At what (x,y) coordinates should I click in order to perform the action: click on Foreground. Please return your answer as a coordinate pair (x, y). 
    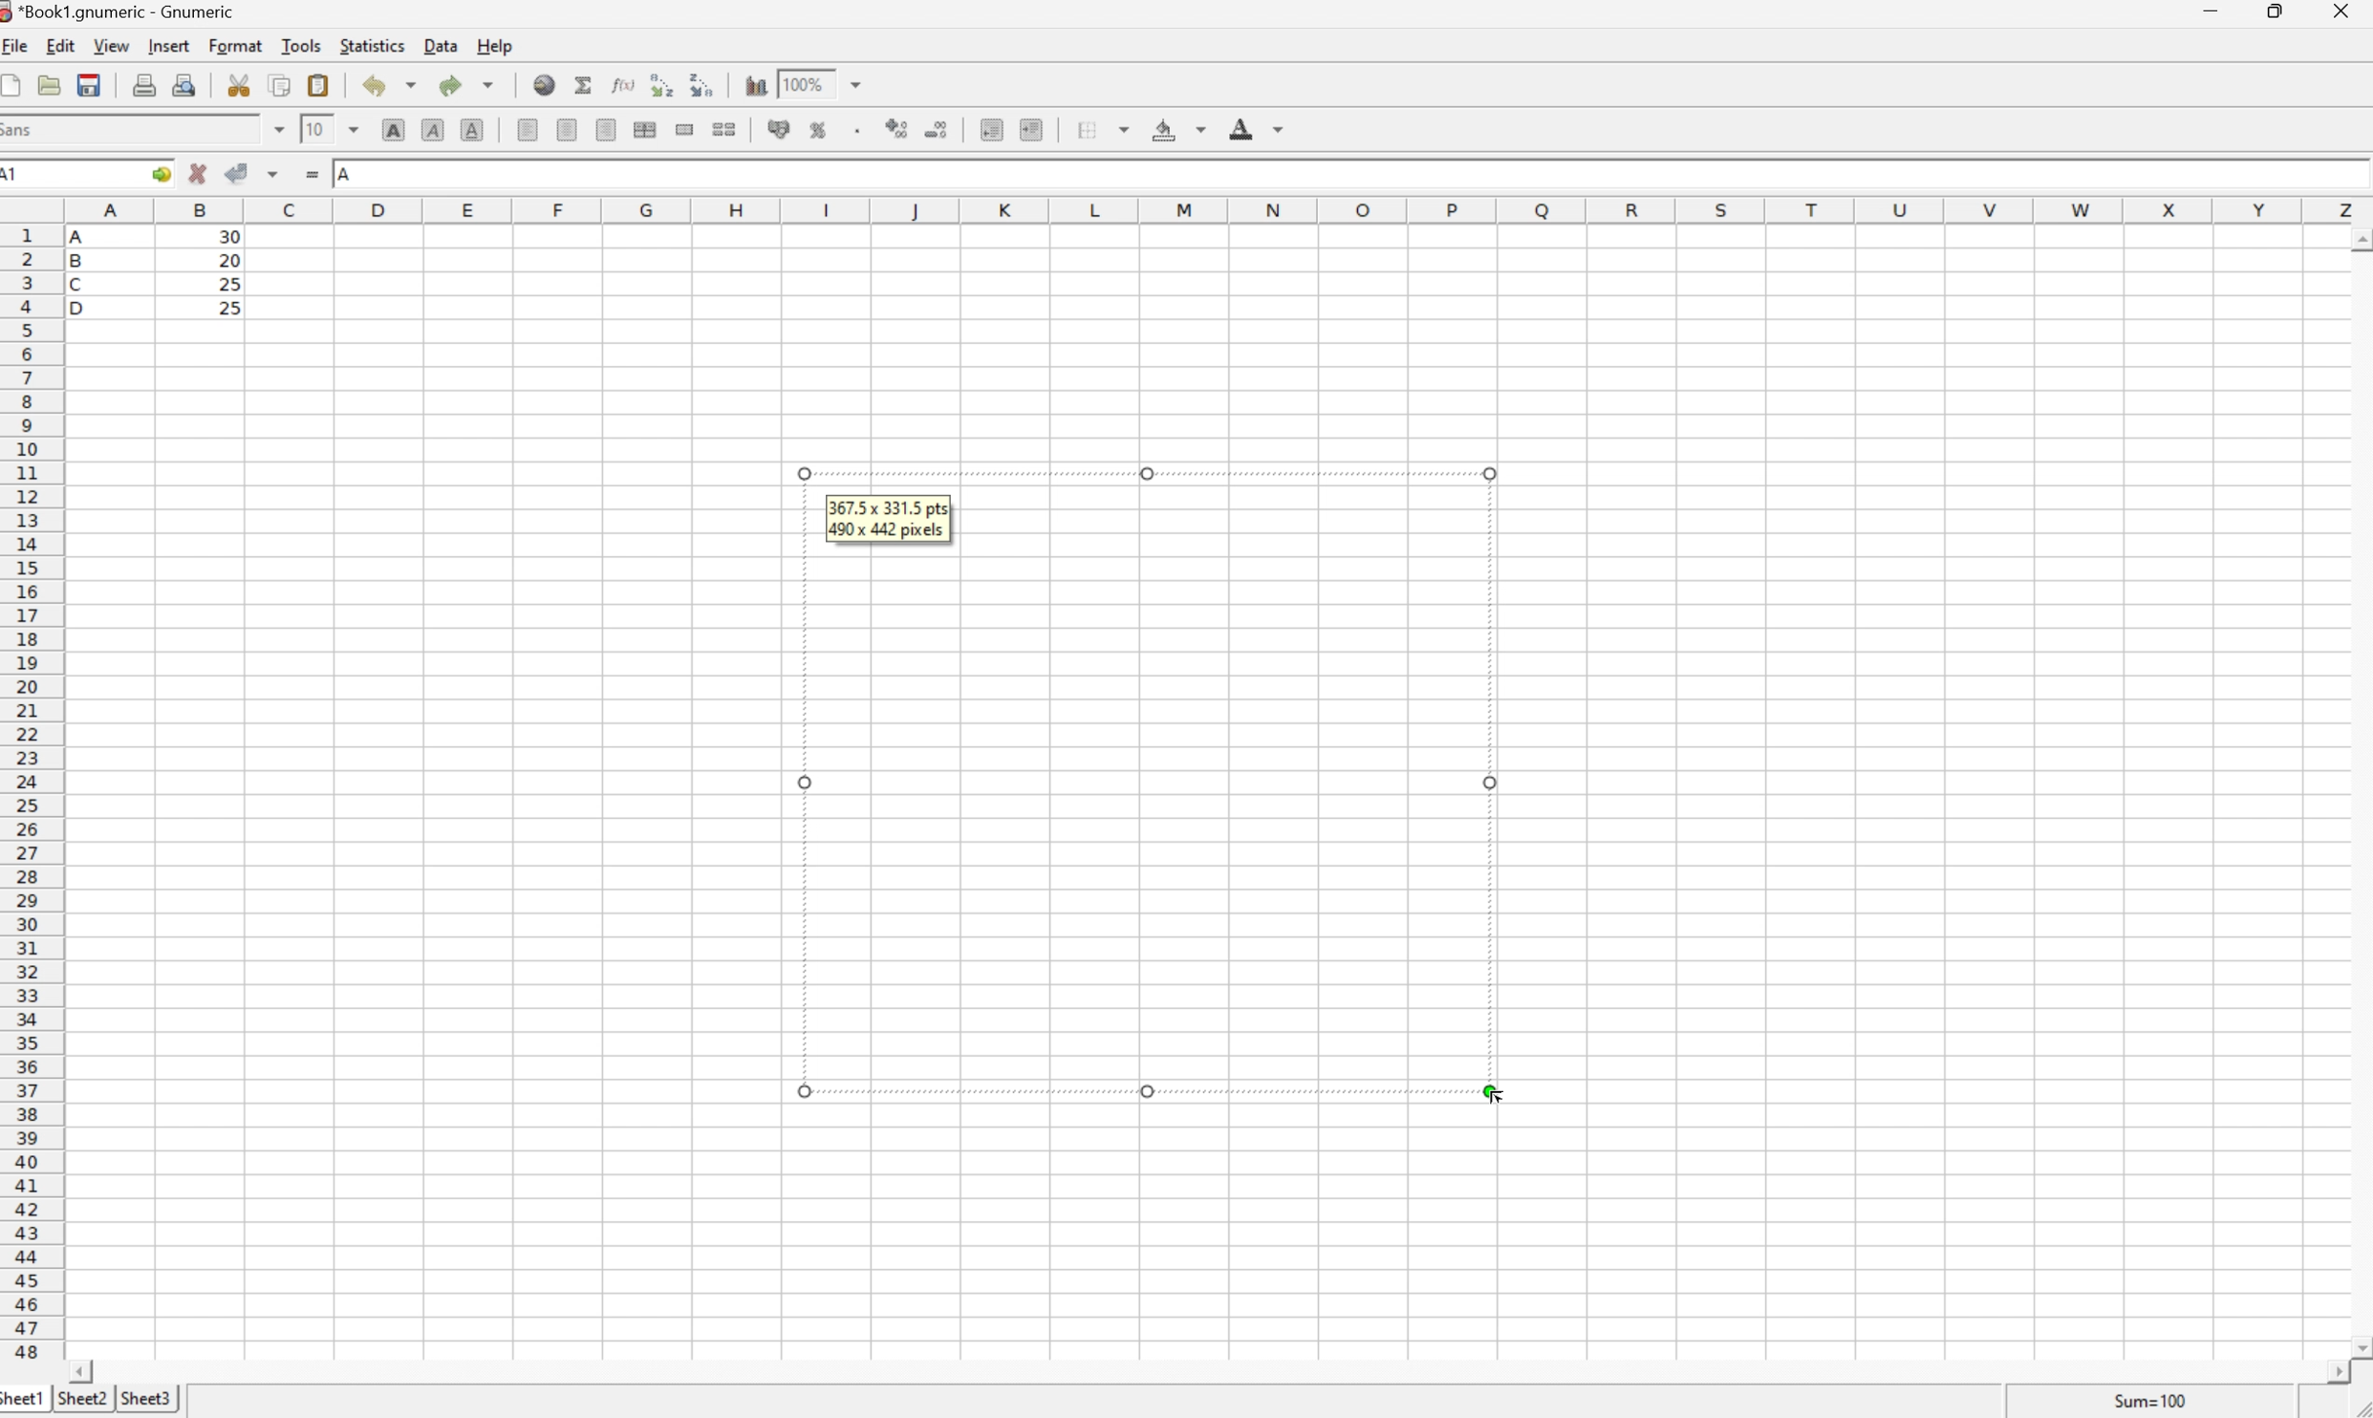
    Looking at the image, I should click on (1260, 128).